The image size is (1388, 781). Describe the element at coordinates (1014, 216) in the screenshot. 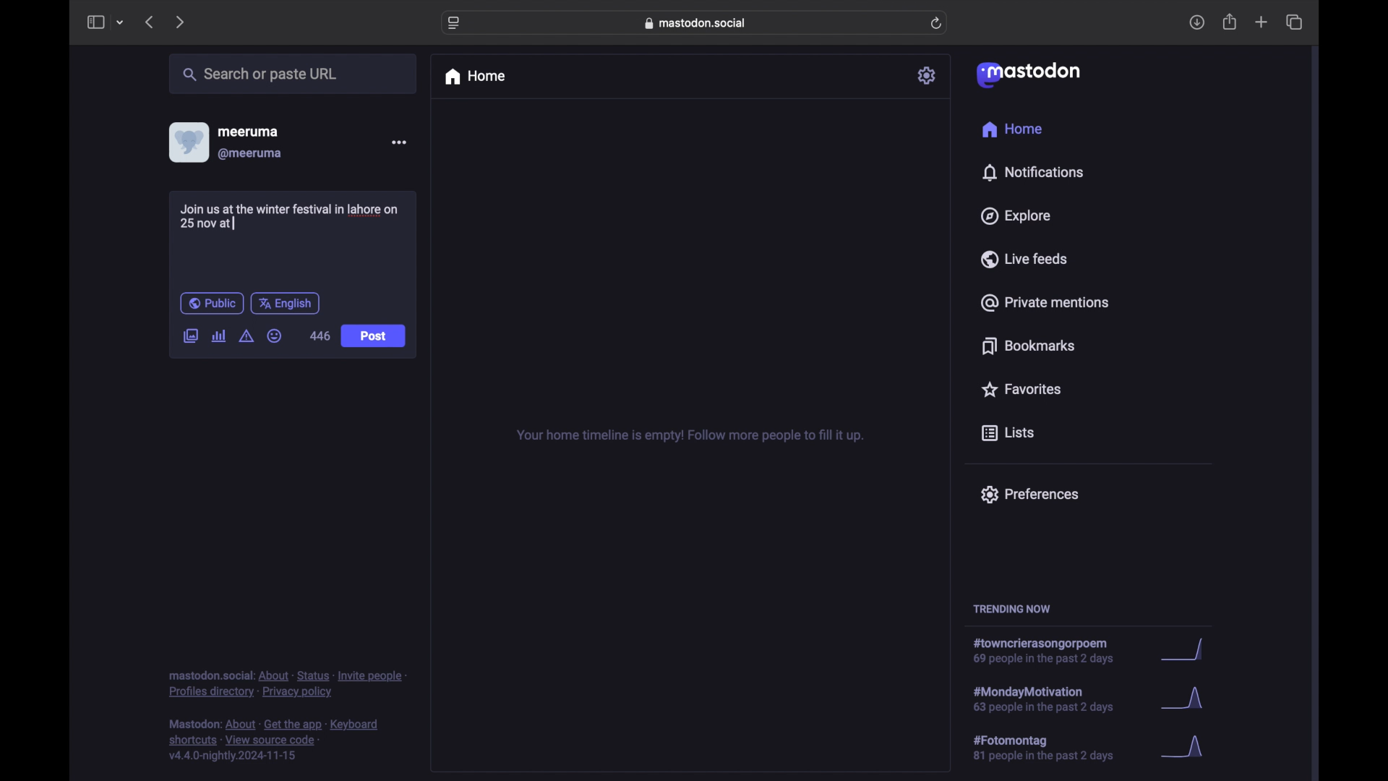

I see `explore` at that location.